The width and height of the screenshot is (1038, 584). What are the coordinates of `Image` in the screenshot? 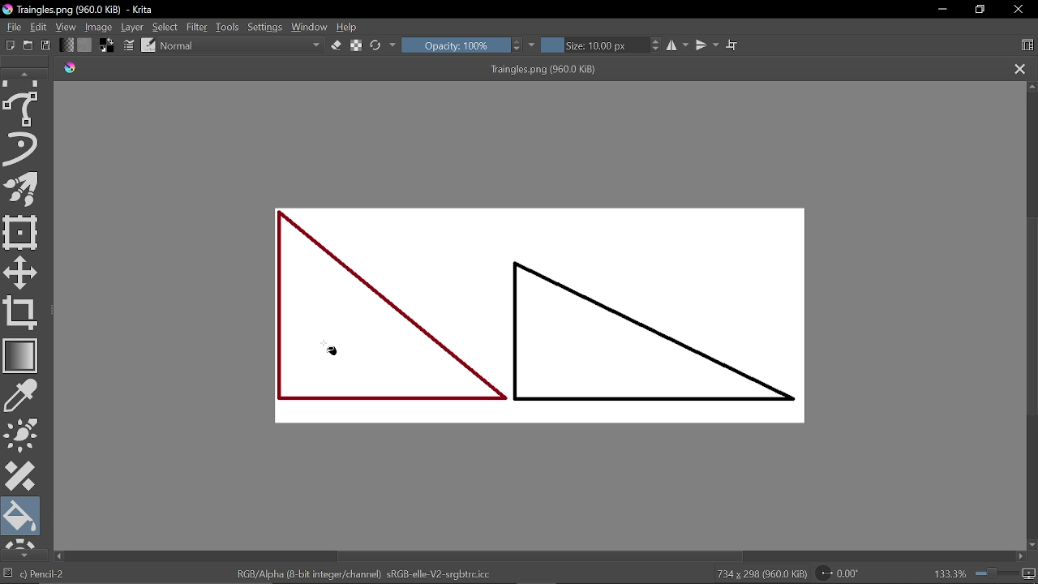 It's located at (100, 28).